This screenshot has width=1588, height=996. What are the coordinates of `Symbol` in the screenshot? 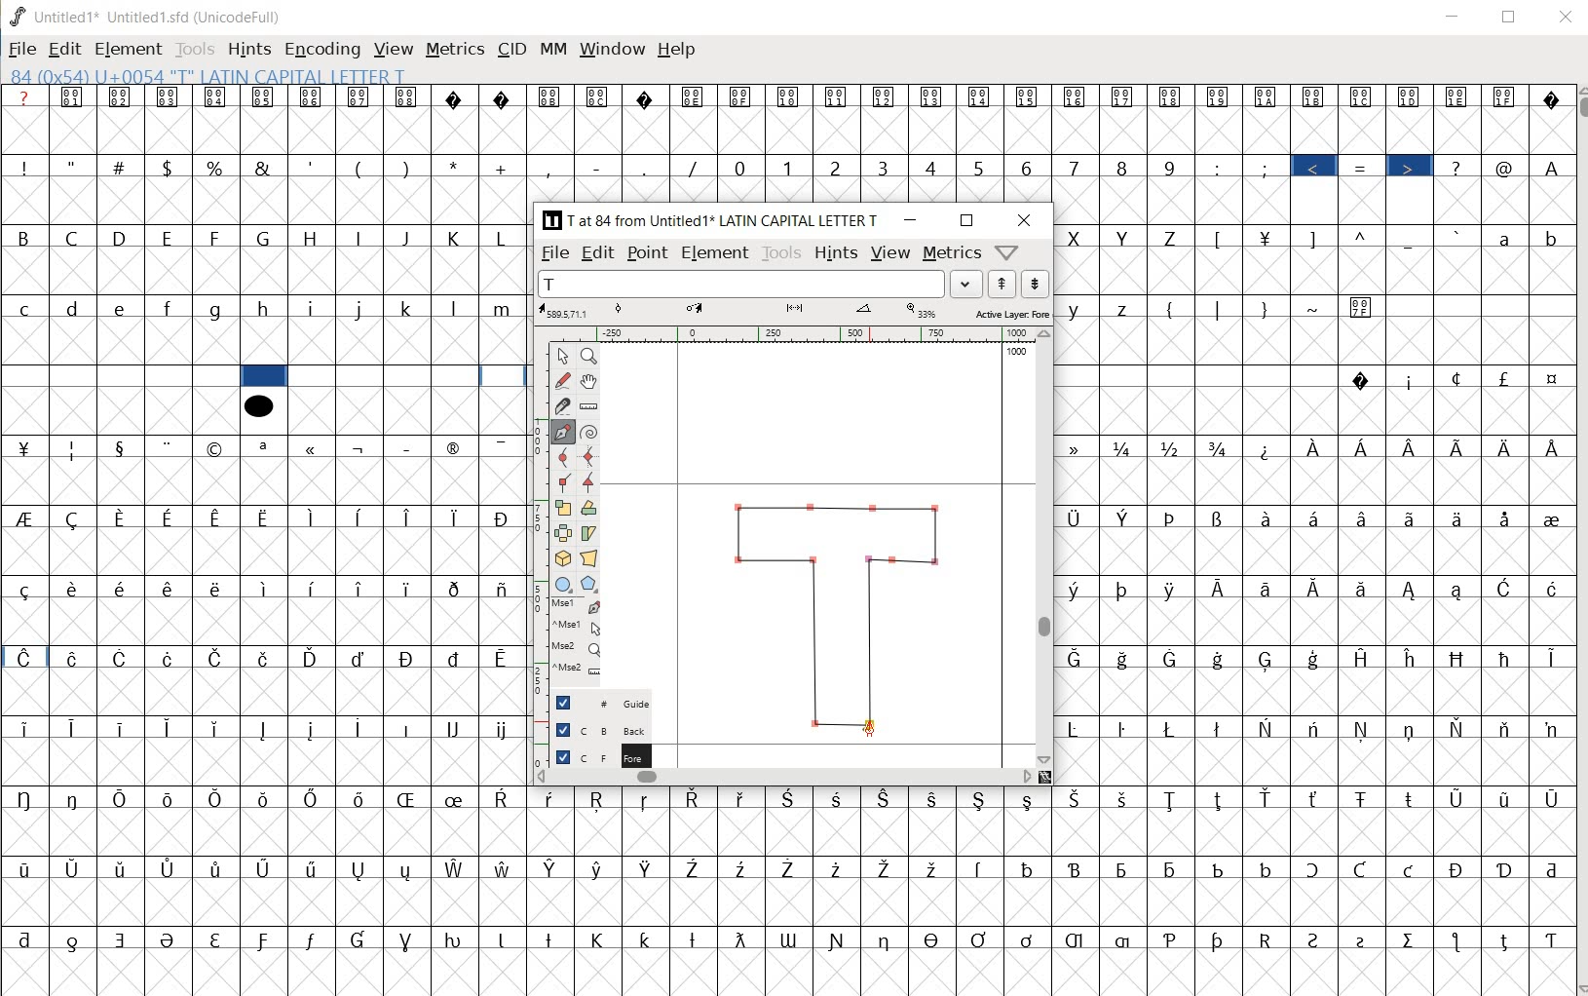 It's located at (266, 588).